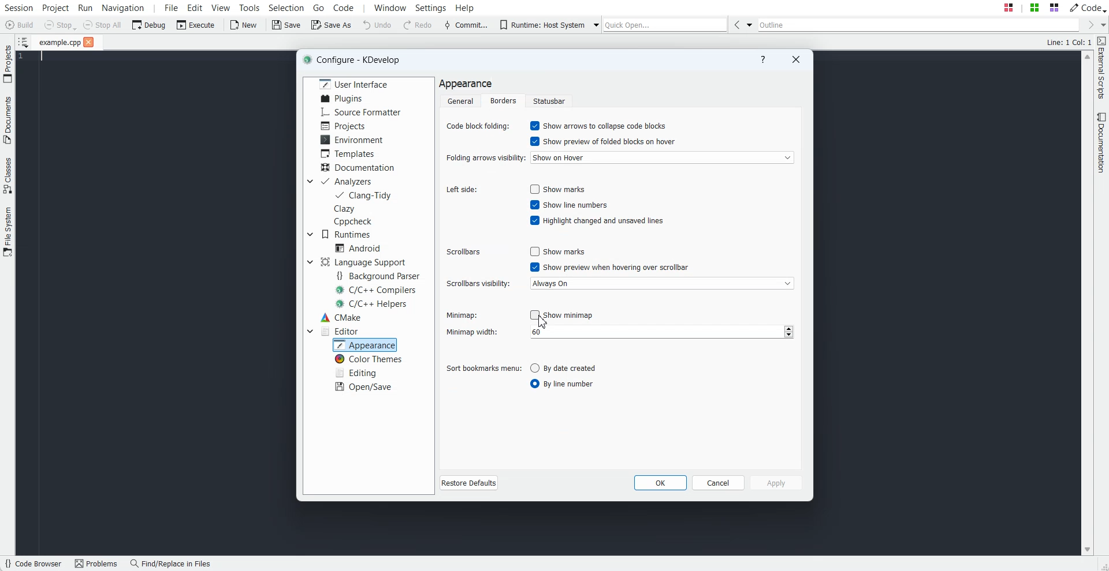 This screenshot has width=1109, height=571. Describe the element at coordinates (571, 367) in the screenshot. I see `Disable by date created` at that location.